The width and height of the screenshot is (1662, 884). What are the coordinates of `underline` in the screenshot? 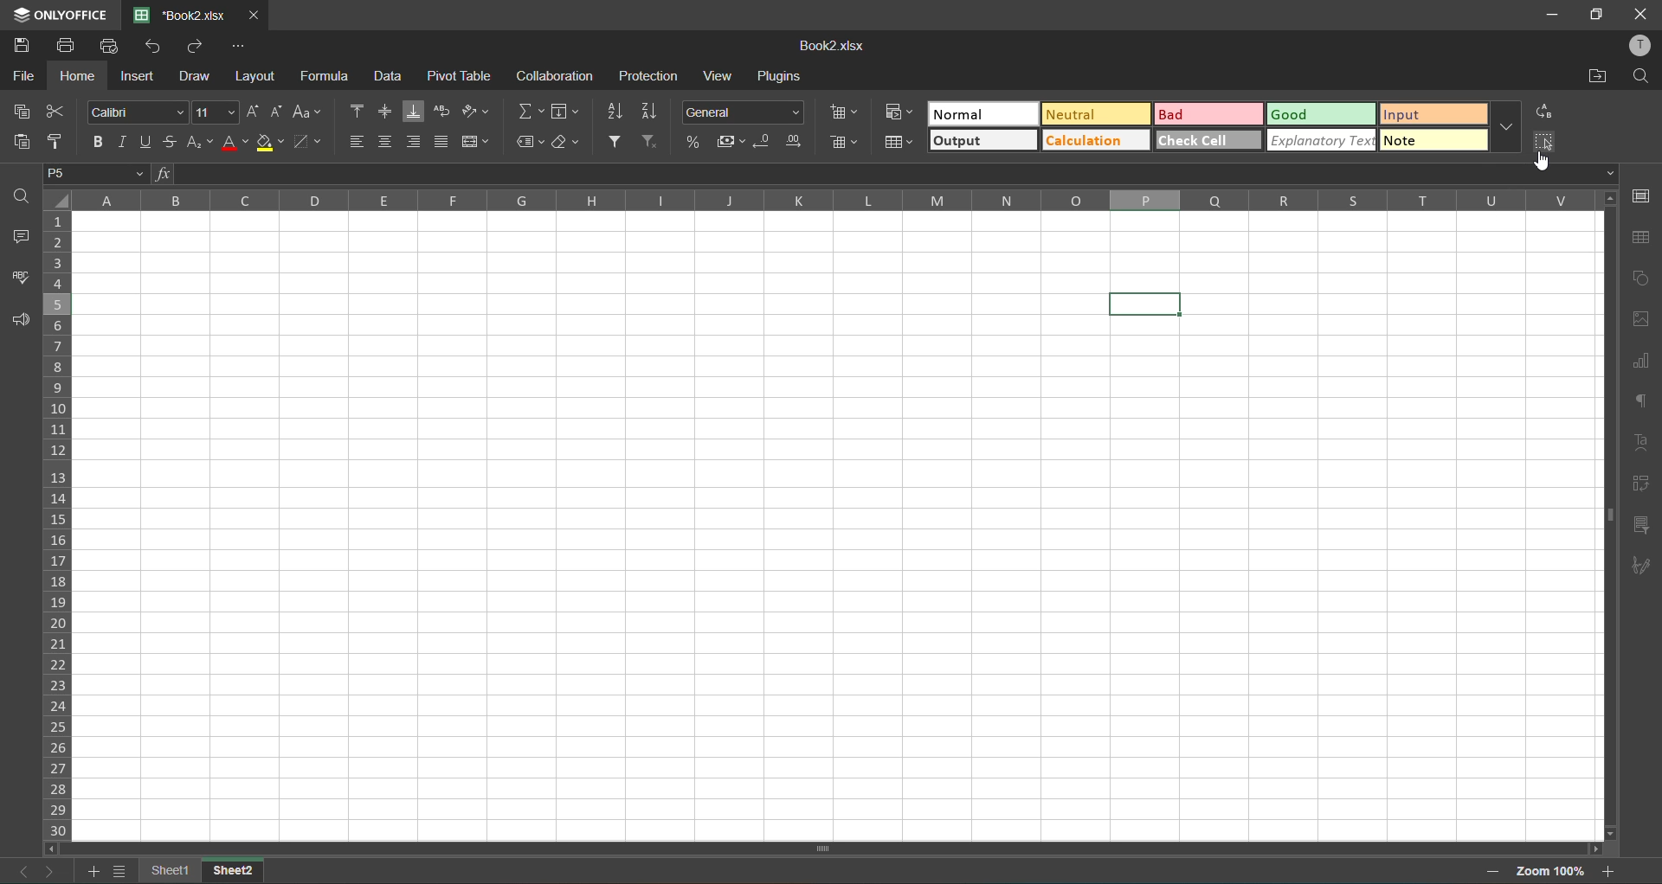 It's located at (145, 140).